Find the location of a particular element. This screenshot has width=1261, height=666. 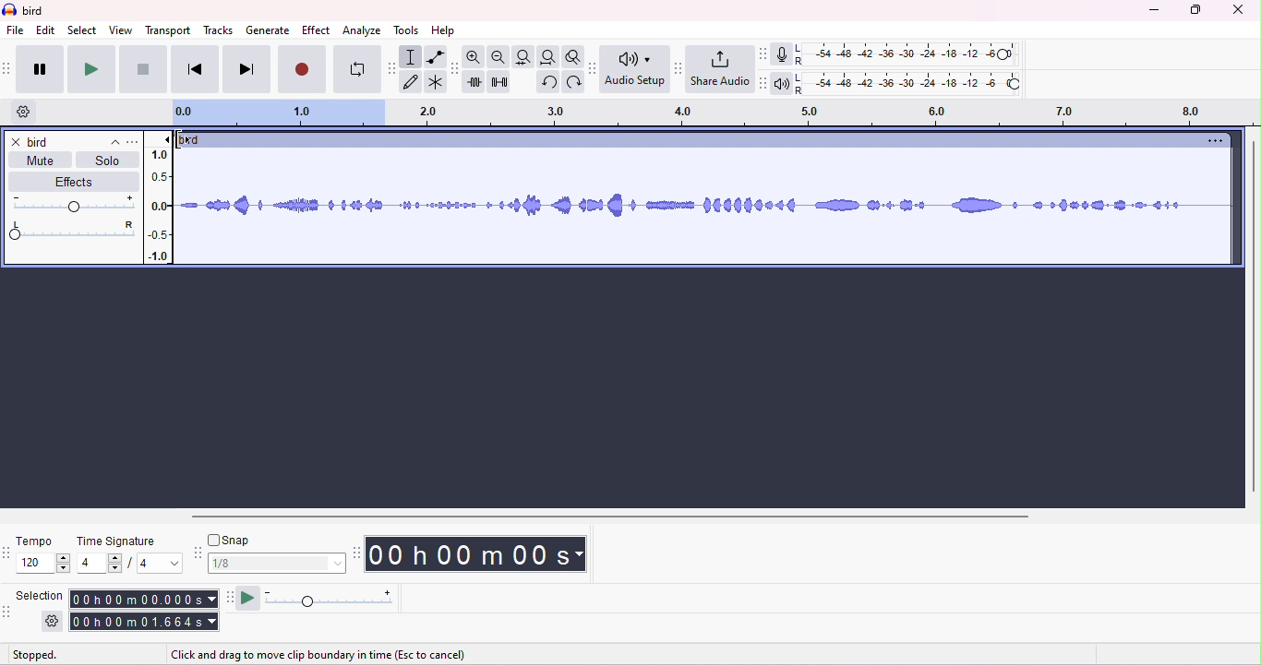

selection time is located at coordinates (142, 599).